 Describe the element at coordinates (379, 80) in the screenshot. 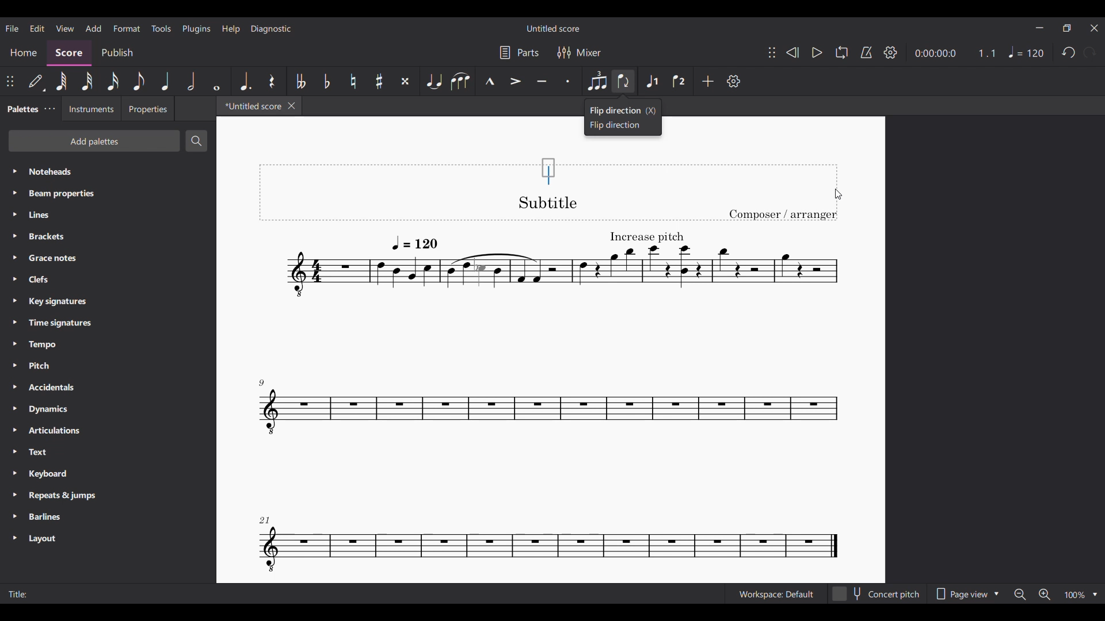

I see `Toggle sharp` at that location.